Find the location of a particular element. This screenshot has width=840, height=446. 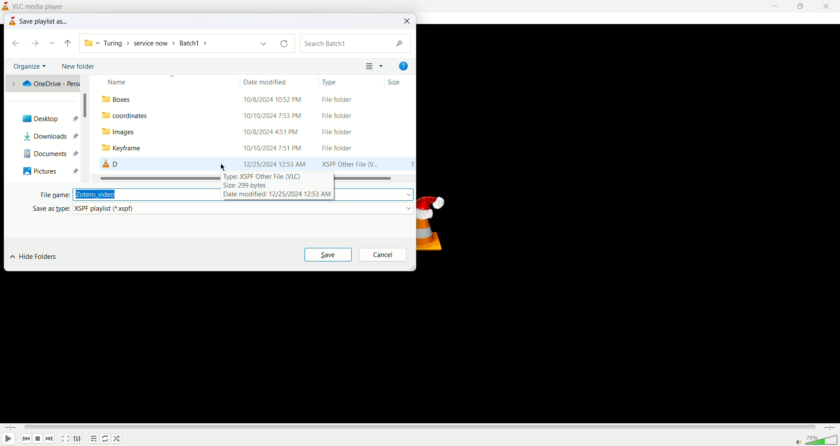

toggle fullscreen is located at coordinates (65, 439).